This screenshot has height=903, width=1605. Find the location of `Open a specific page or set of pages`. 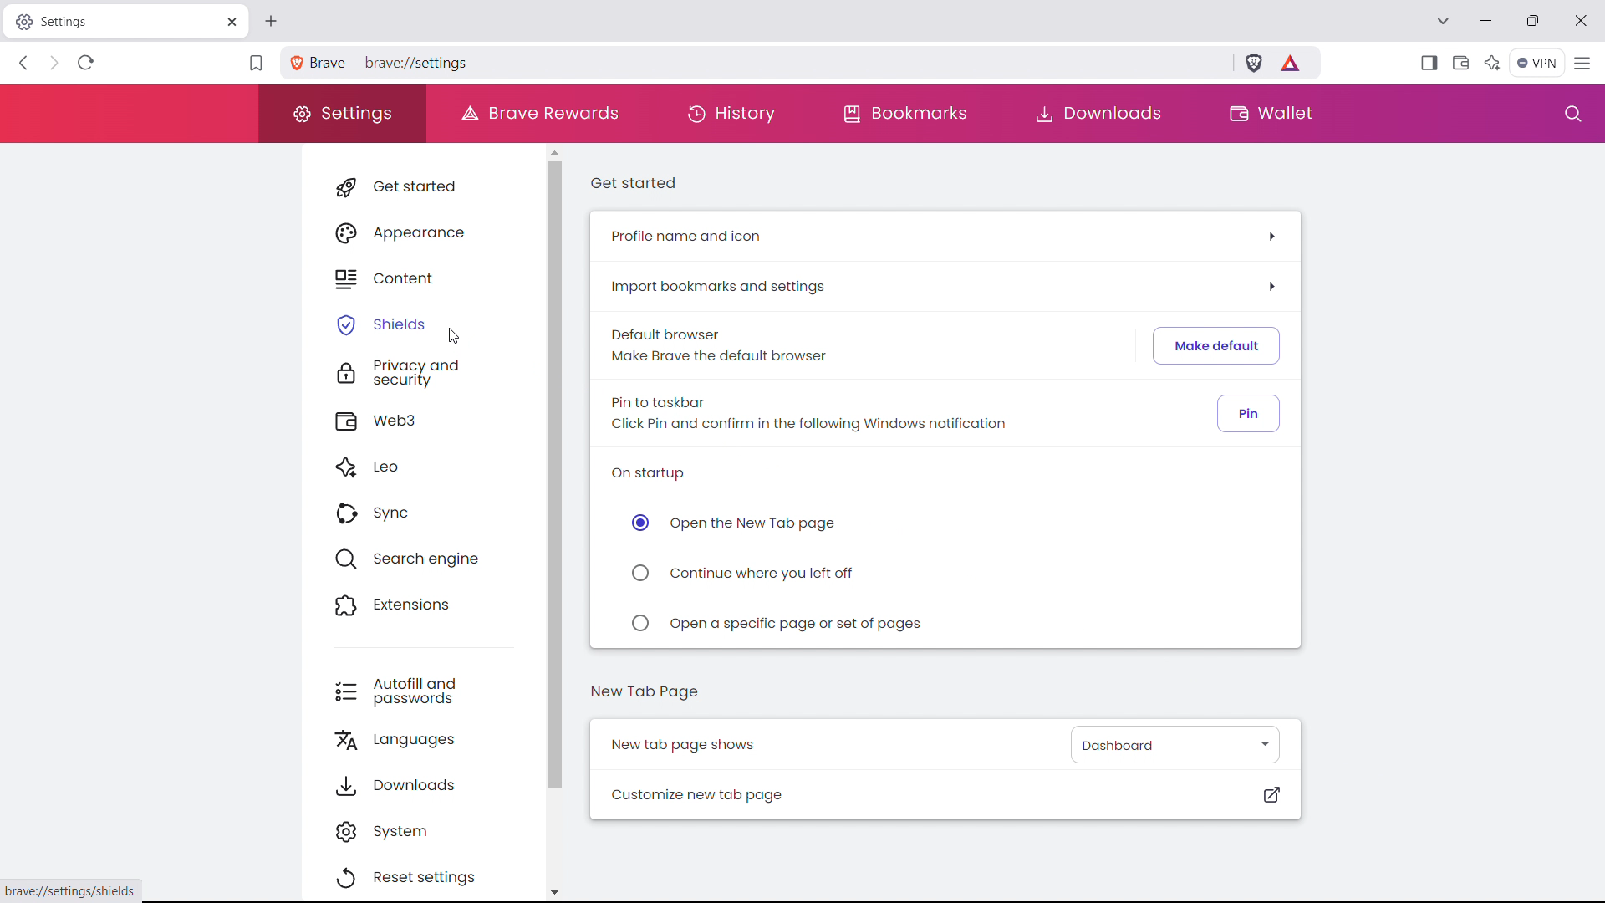

Open a specific page or set of pages is located at coordinates (812, 625).